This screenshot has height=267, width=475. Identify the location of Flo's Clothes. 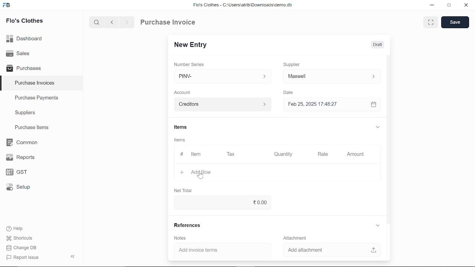
(24, 21).